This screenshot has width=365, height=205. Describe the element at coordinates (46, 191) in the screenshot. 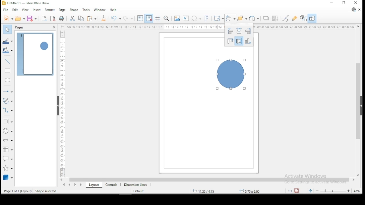

I see `shape selected` at that location.